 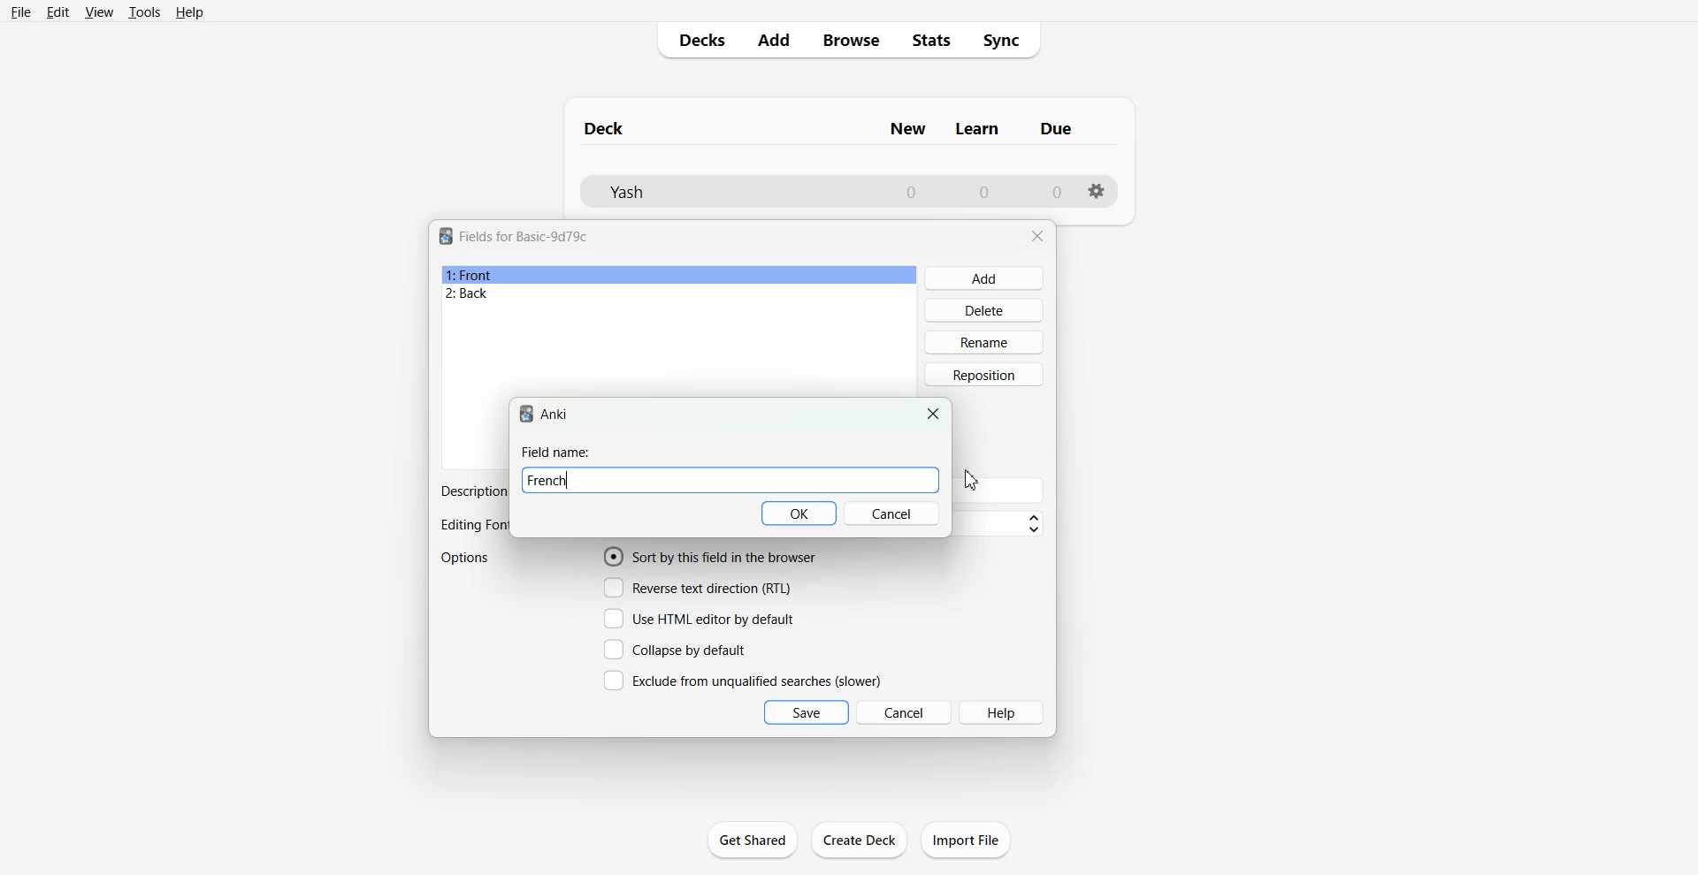 What do you see at coordinates (892, 514) in the screenshot?
I see `Cancel` at bounding box center [892, 514].